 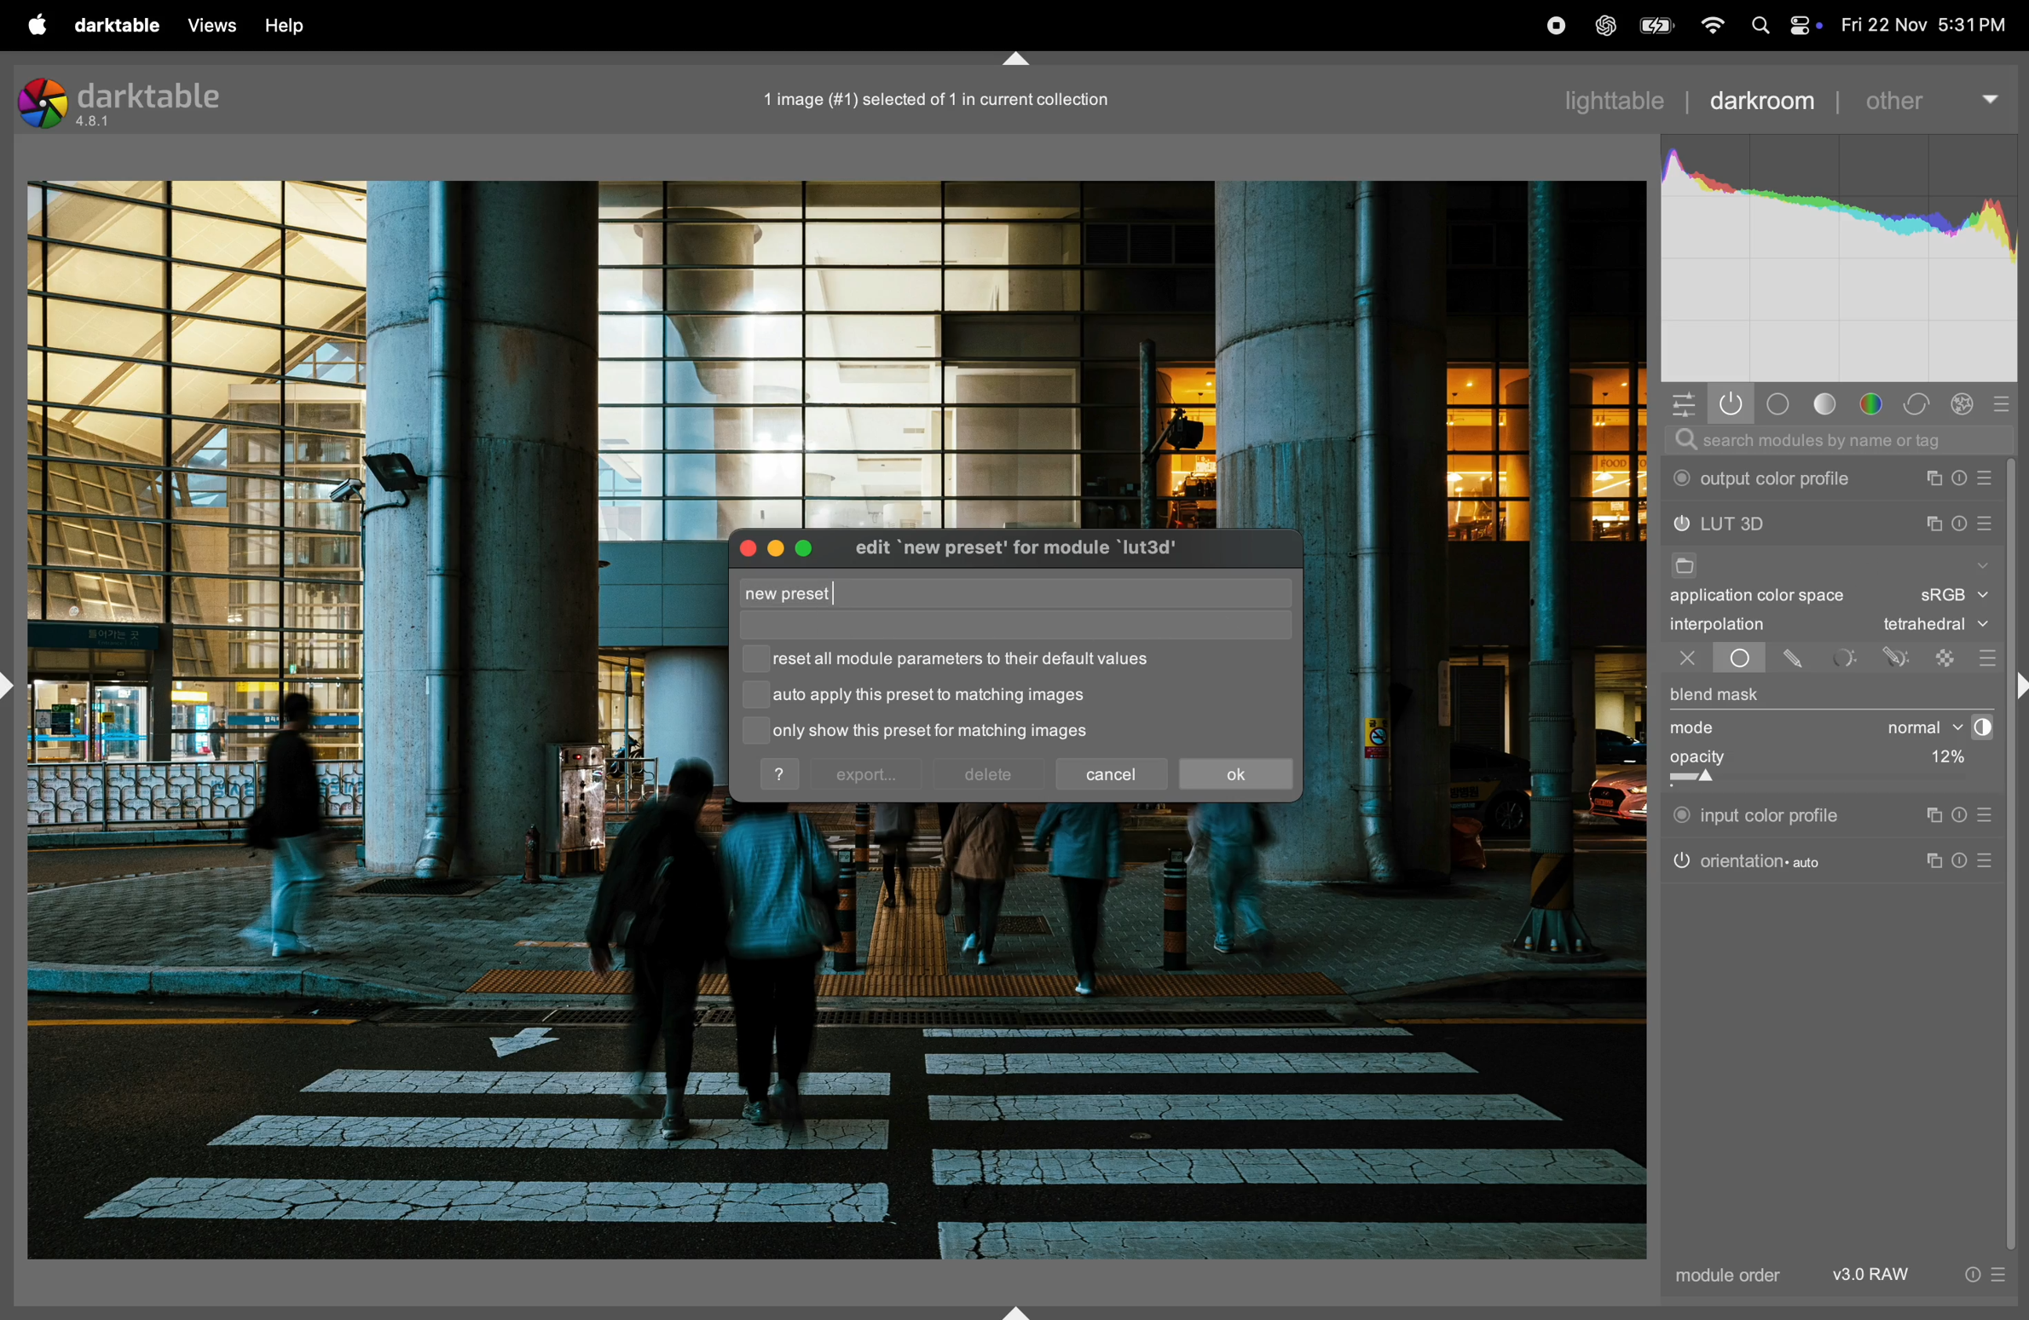 What do you see at coordinates (837, 592) in the screenshot?
I see `cursor` at bounding box center [837, 592].